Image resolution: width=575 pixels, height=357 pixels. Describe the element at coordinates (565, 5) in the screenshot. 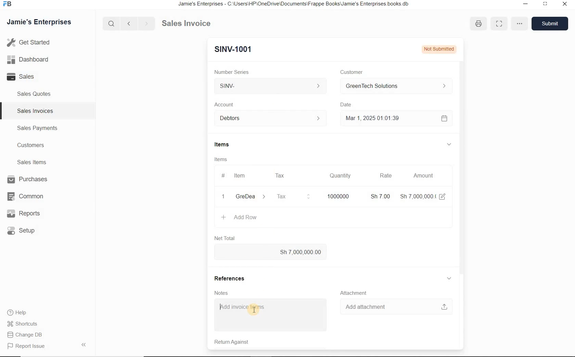

I see `close` at that location.